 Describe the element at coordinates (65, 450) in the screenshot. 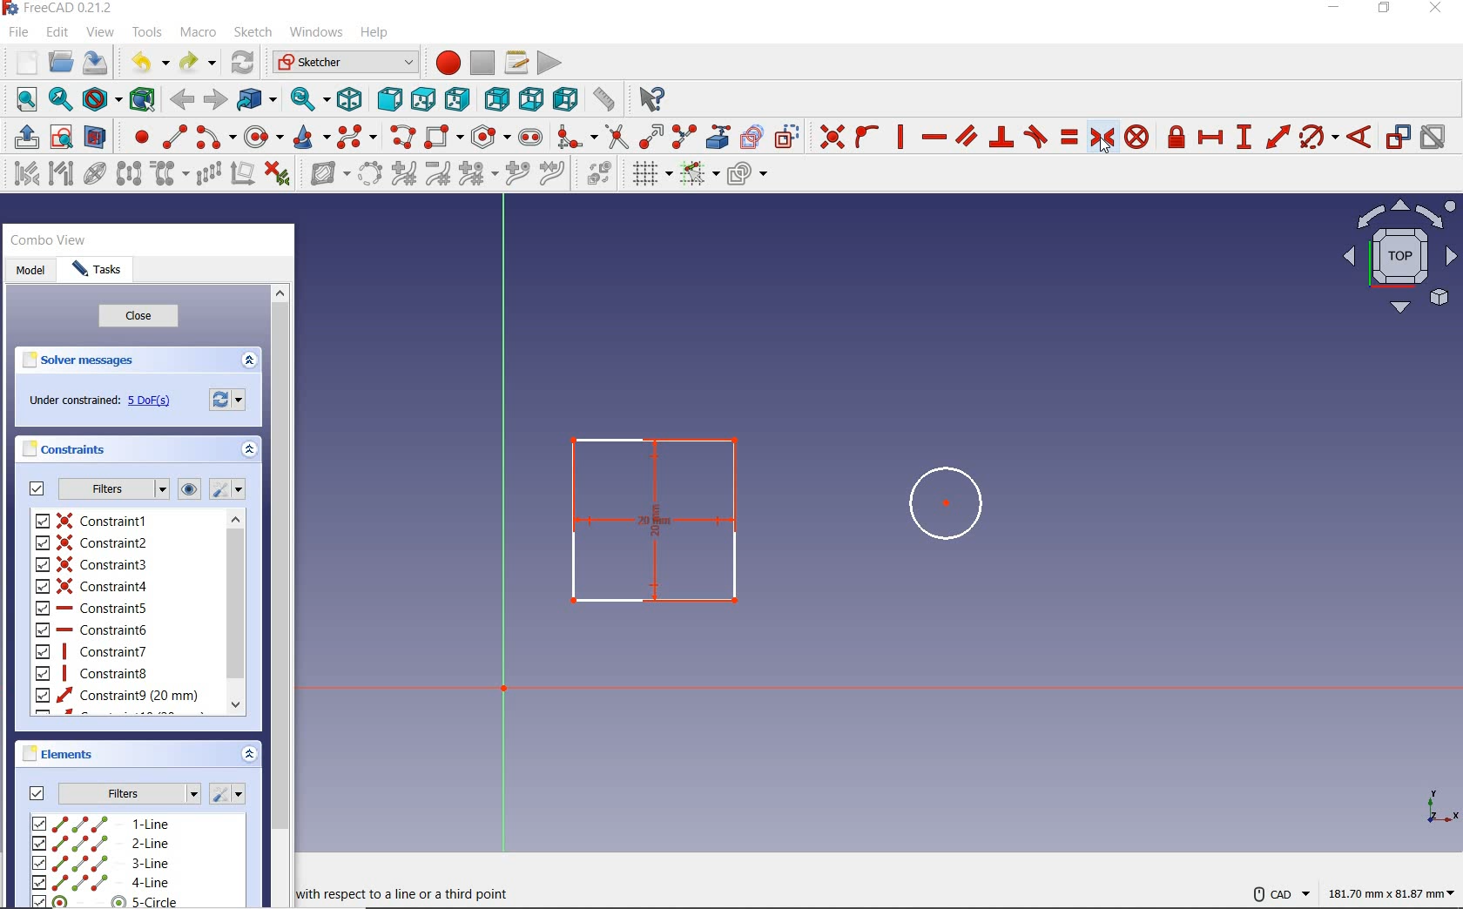

I see `constraints` at that location.